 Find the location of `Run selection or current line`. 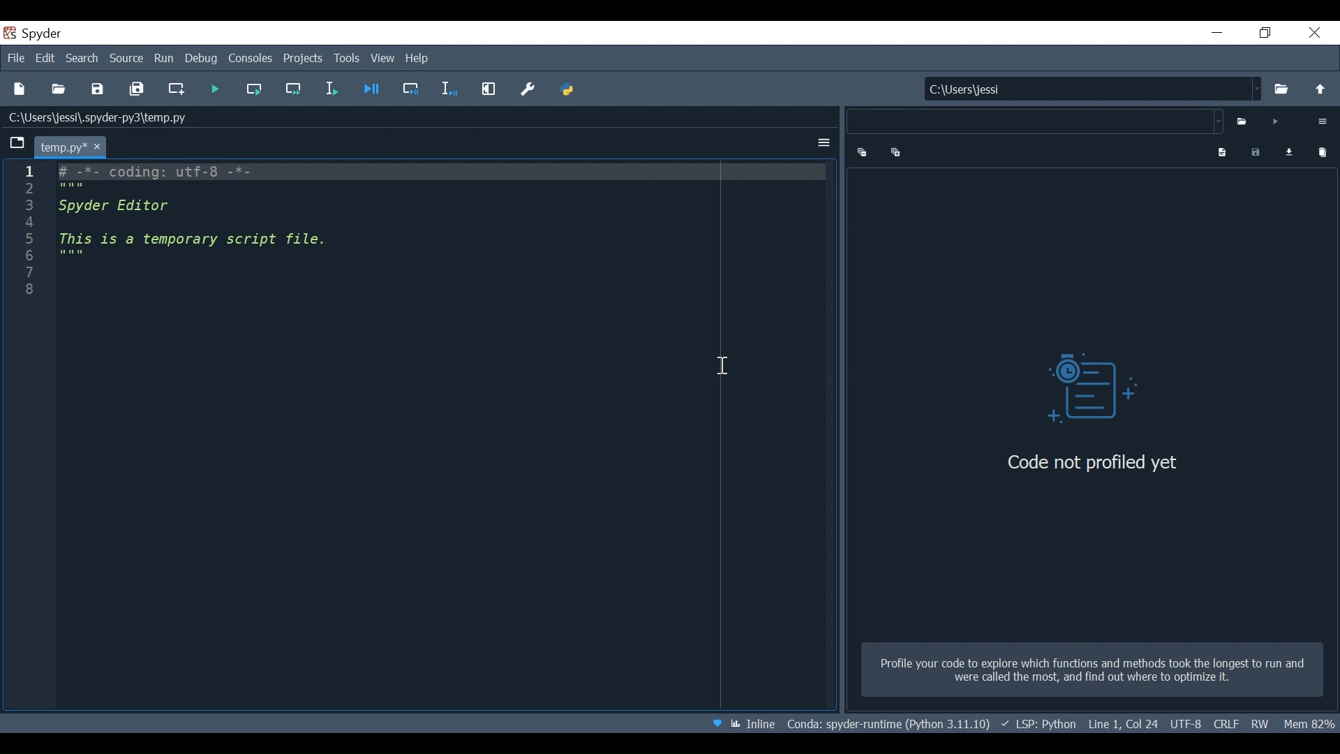

Run selection or current line is located at coordinates (330, 89).